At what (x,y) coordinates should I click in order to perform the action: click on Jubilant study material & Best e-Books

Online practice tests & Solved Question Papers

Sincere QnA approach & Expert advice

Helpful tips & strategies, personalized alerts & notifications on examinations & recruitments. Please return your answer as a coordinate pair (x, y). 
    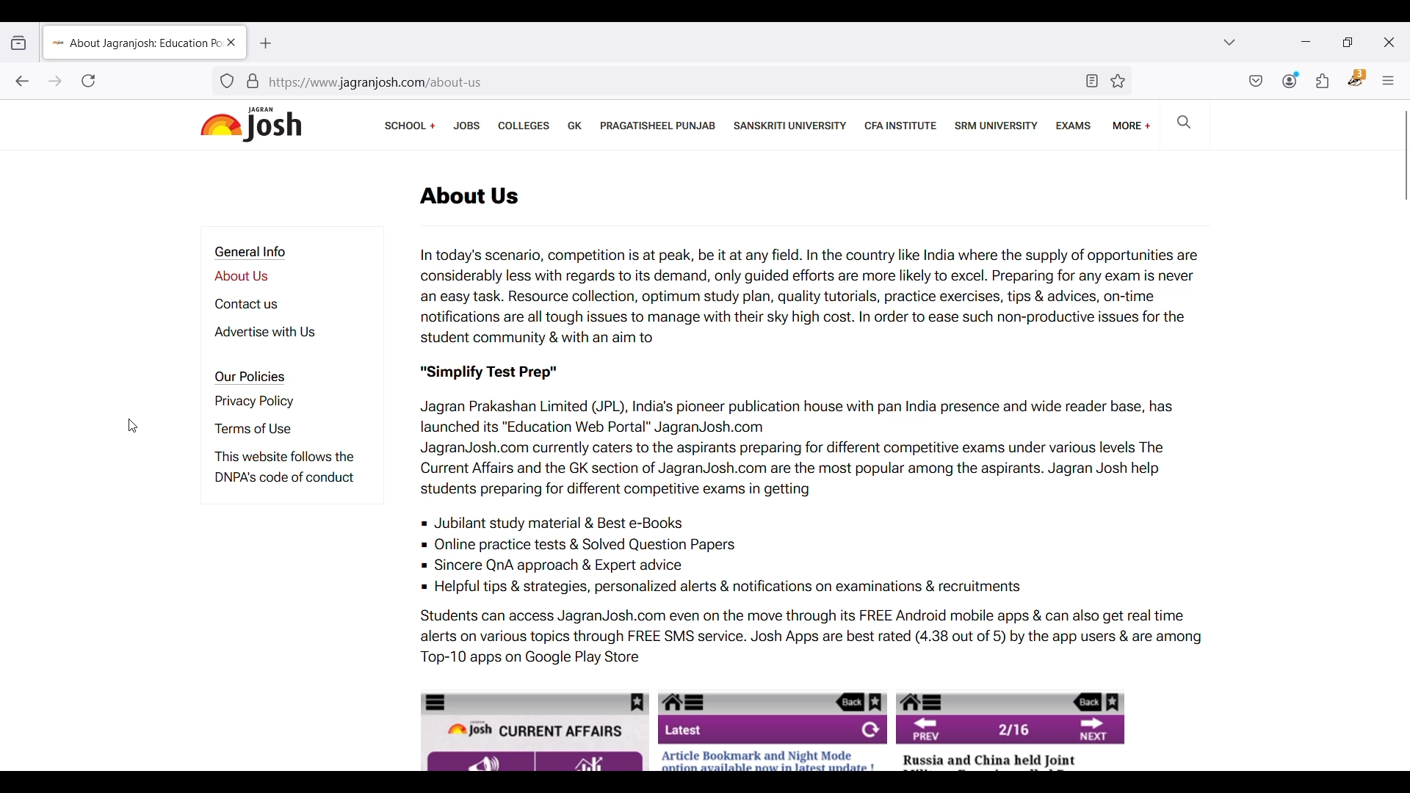
    Looking at the image, I should click on (791, 549).